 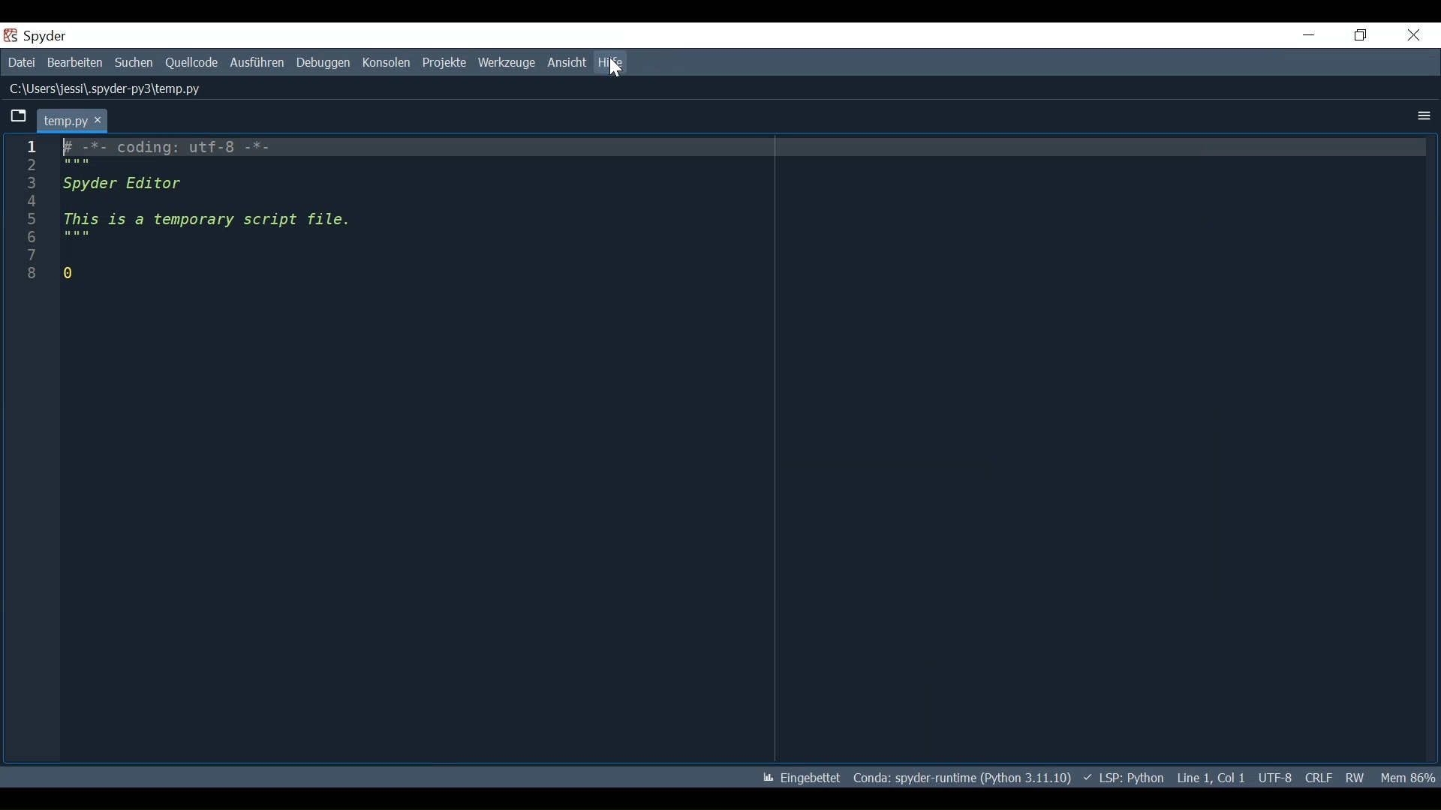 I want to click on Consoles, so click(x=388, y=62).